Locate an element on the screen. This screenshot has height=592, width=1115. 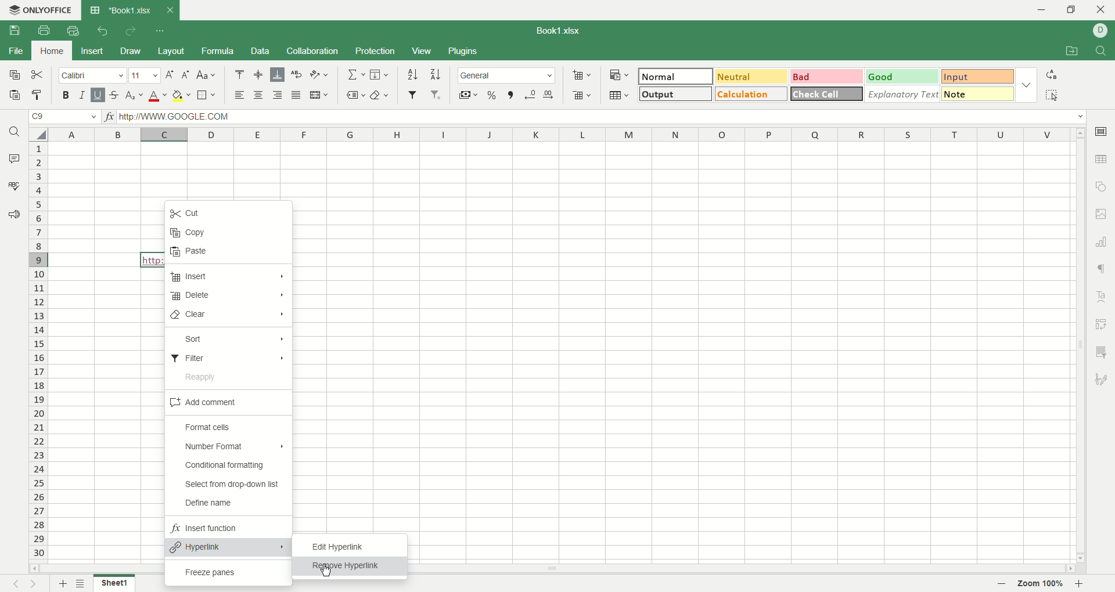
align center is located at coordinates (258, 95).